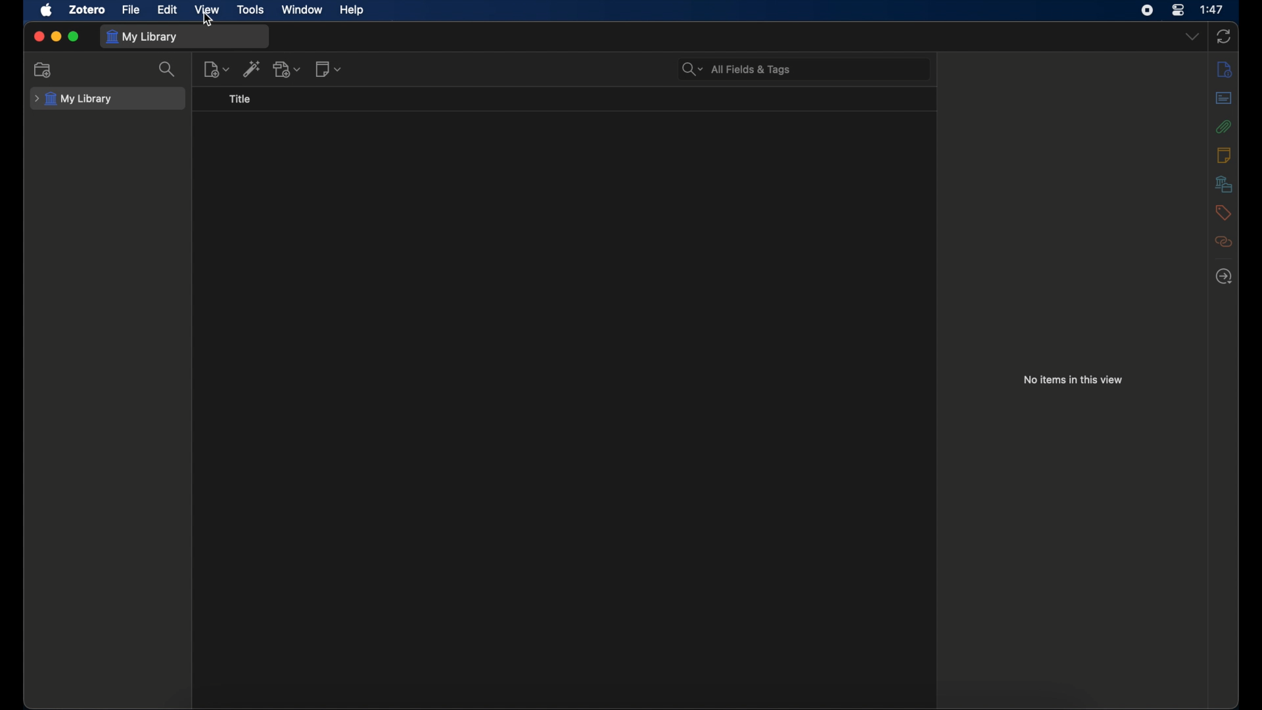 The image size is (1262, 710). I want to click on related, so click(1223, 241).